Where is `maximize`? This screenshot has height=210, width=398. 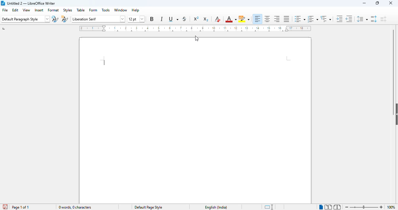 maximize is located at coordinates (377, 3).